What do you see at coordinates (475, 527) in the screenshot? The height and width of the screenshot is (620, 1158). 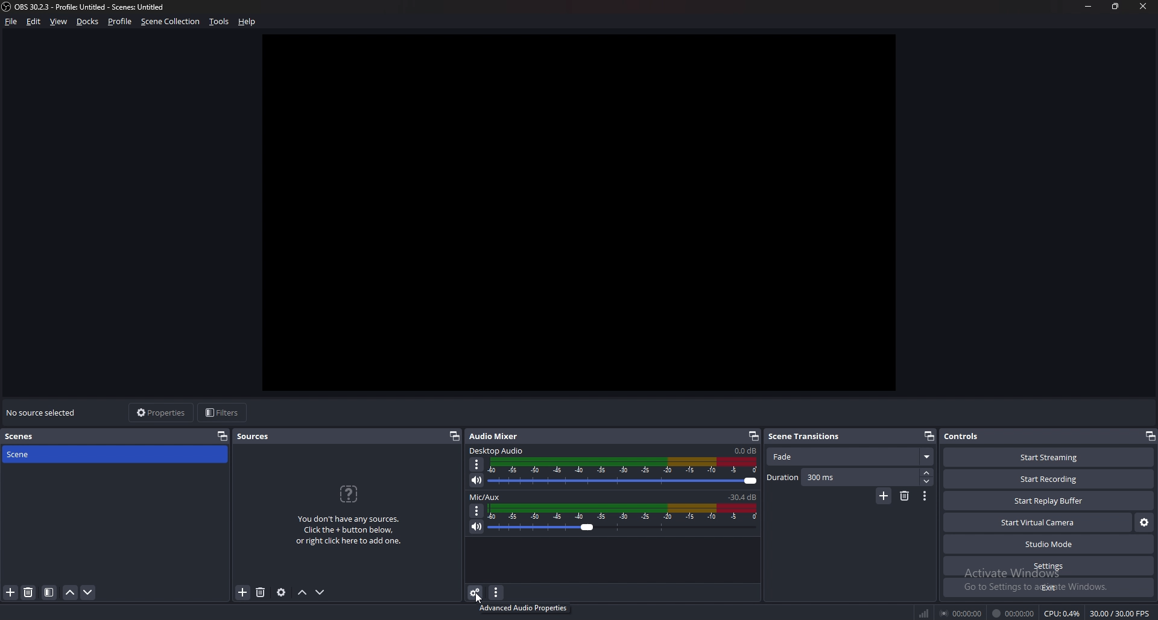 I see `mute` at bounding box center [475, 527].